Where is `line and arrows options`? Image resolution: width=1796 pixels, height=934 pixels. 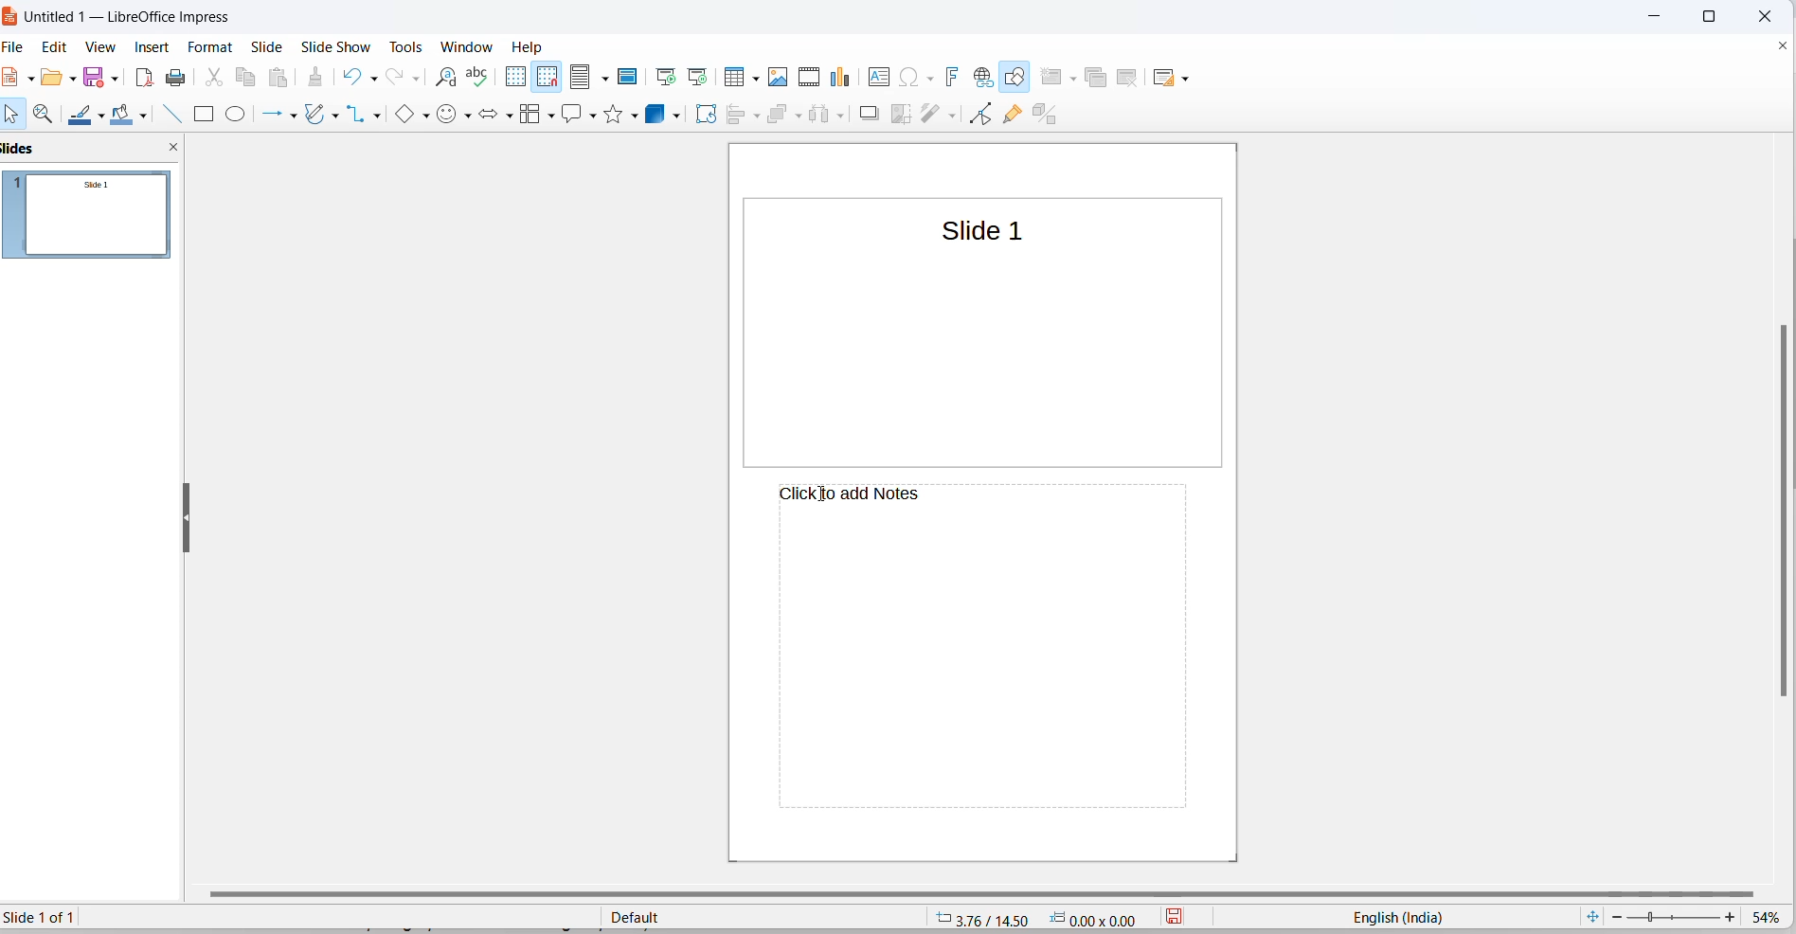
line and arrows options is located at coordinates (296, 117).